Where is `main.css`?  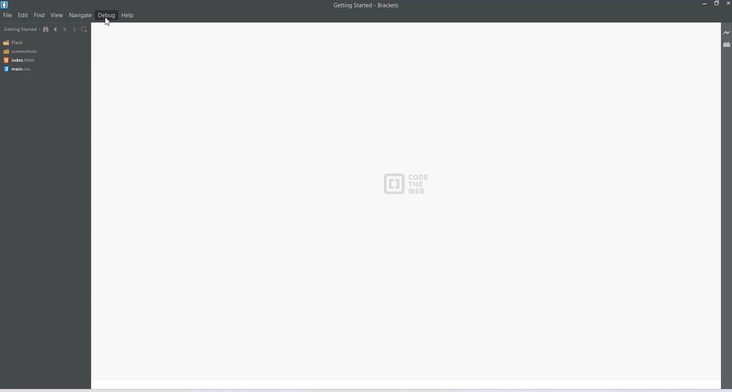 main.css is located at coordinates (17, 69).